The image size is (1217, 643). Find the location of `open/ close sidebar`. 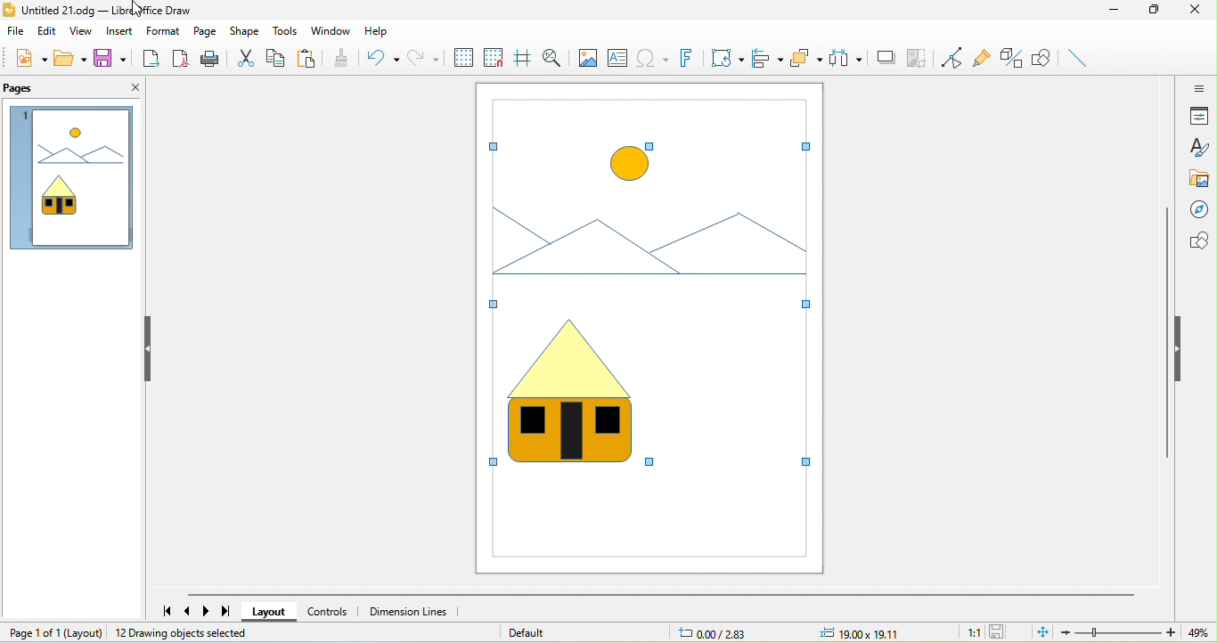

open/ close sidebar is located at coordinates (1197, 87).